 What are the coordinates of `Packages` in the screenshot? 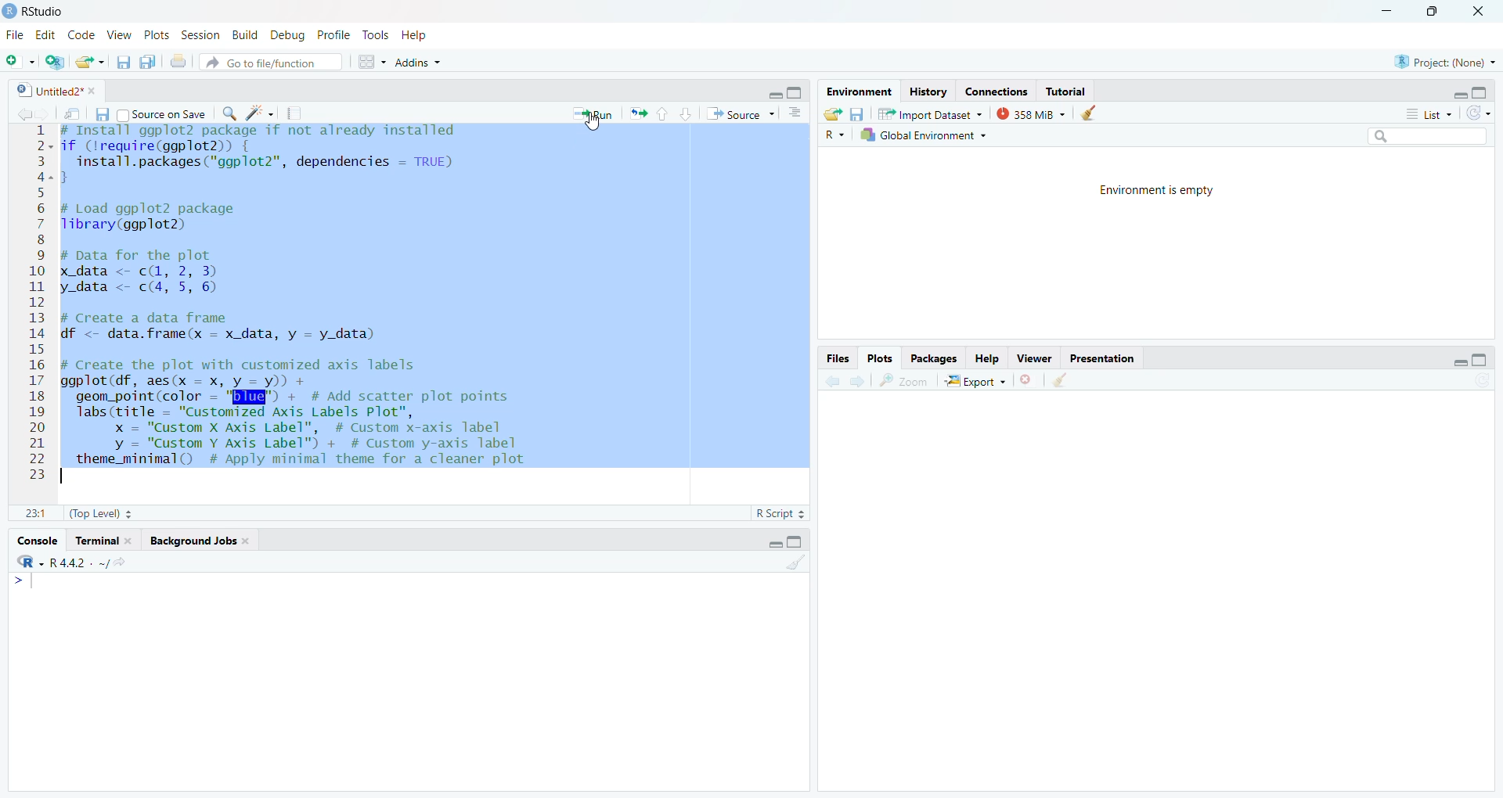 It's located at (932, 358).